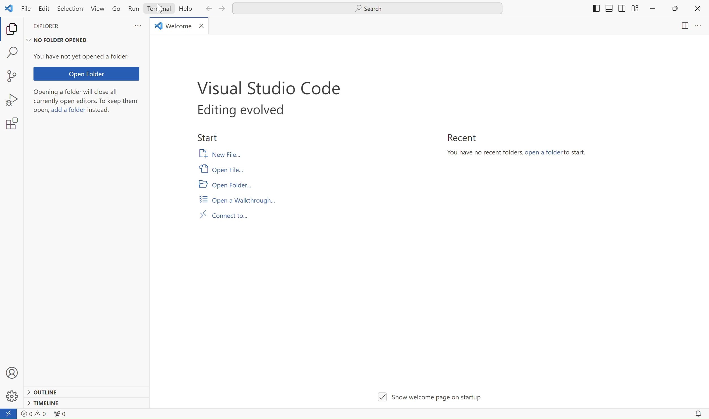 The image size is (709, 419). What do you see at coordinates (270, 88) in the screenshot?
I see `visual studio code` at bounding box center [270, 88].